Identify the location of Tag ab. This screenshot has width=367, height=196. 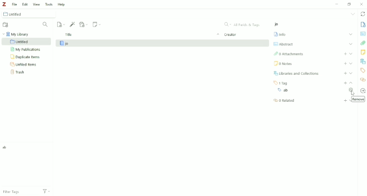
(283, 90).